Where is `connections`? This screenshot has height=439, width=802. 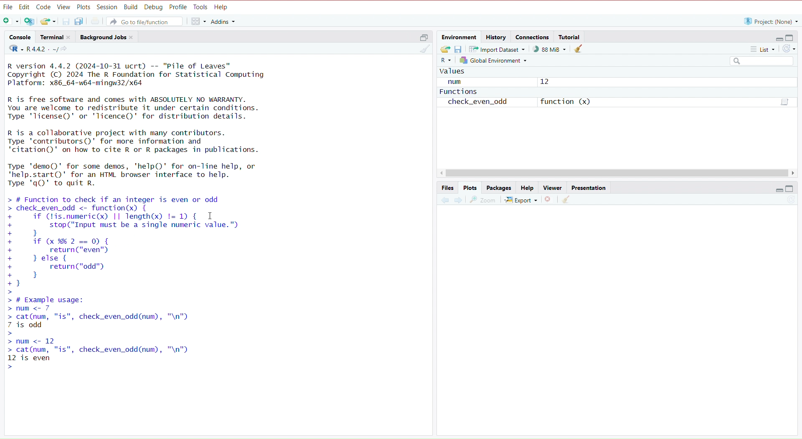 connections is located at coordinates (533, 38).